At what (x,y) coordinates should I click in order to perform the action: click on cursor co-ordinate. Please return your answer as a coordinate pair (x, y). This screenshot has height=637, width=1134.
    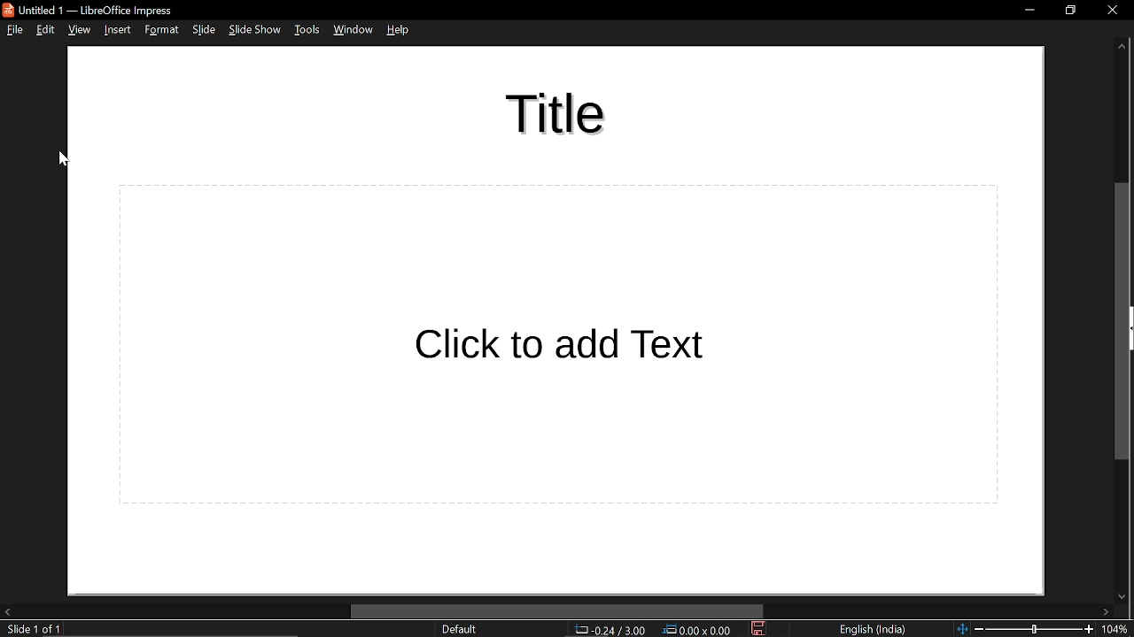
    Looking at the image, I should click on (614, 630).